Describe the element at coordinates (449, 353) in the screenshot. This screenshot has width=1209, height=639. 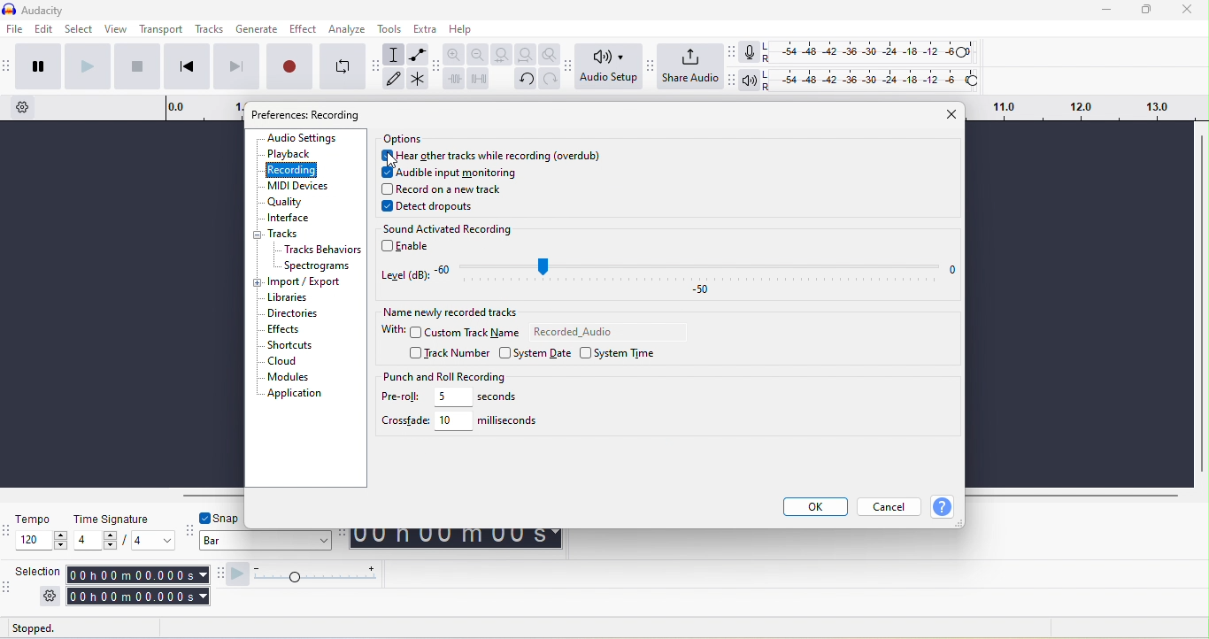
I see `track number` at that location.